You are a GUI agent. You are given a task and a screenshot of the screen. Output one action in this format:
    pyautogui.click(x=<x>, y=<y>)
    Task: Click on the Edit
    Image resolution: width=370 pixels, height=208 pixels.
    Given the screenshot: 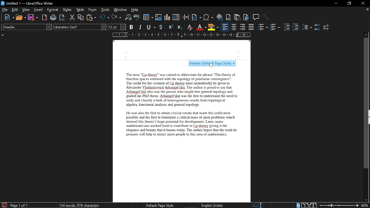 What is the action you would take?
    pyautogui.click(x=15, y=10)
    